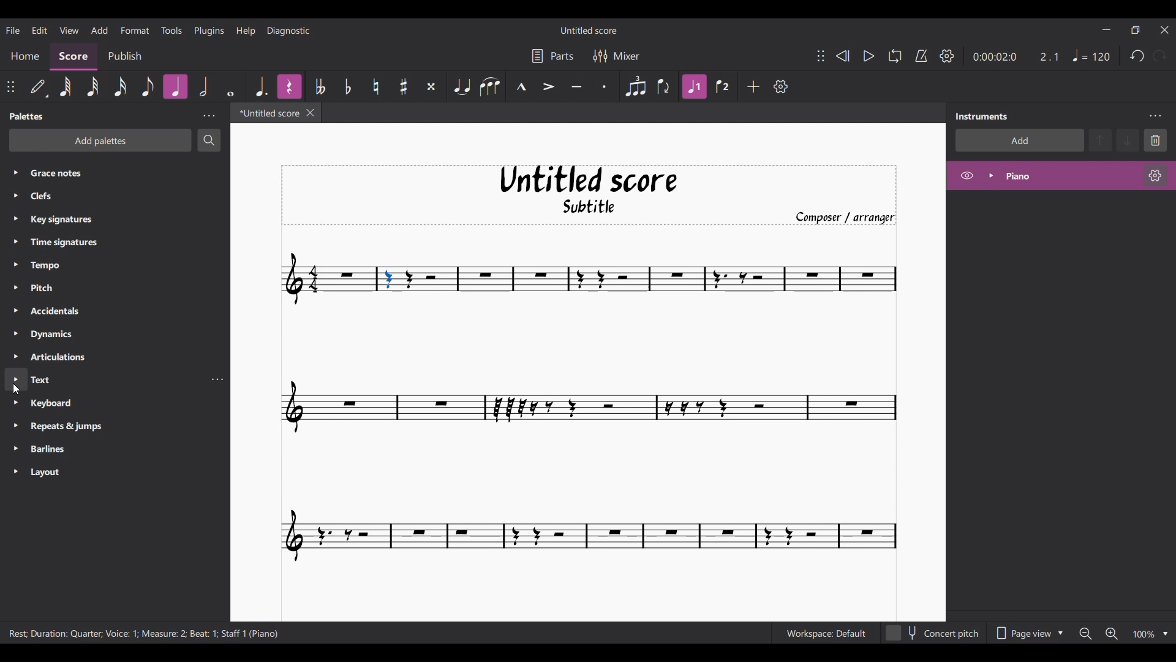  I want to click on Augmentation dot, so click(262, 87).